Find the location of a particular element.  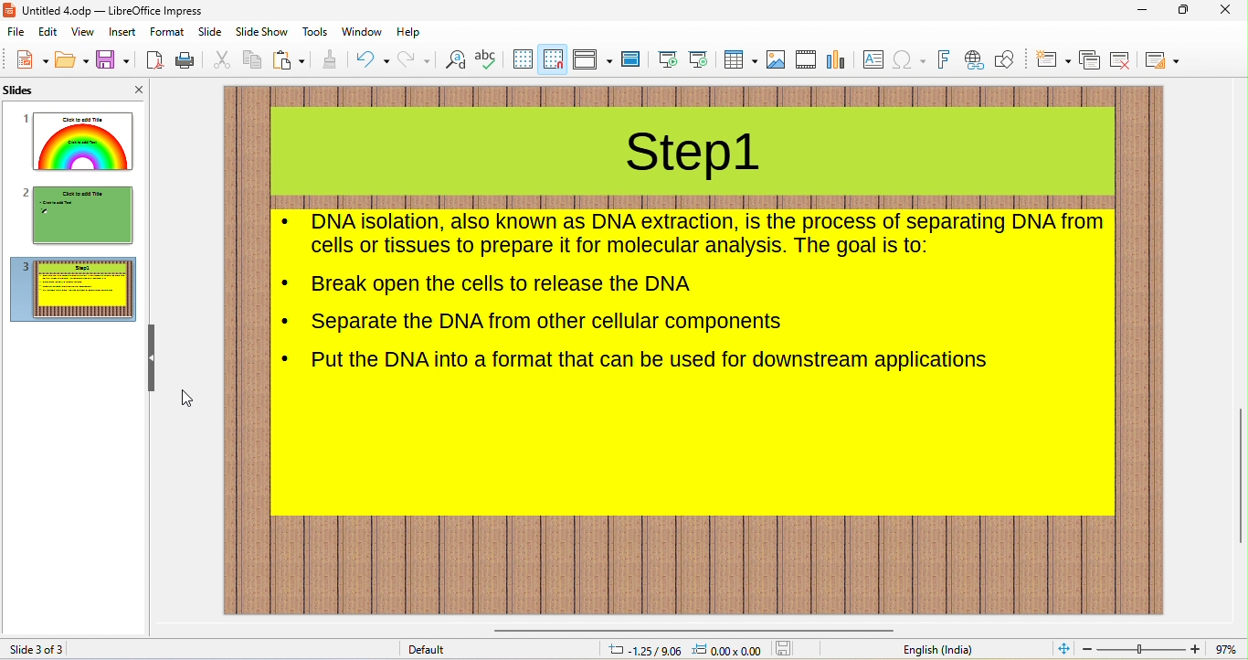

Dotted list is located at coordinates (286, 357).